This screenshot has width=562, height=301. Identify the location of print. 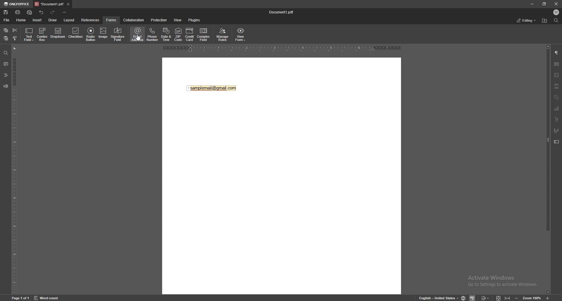
(18, 12).